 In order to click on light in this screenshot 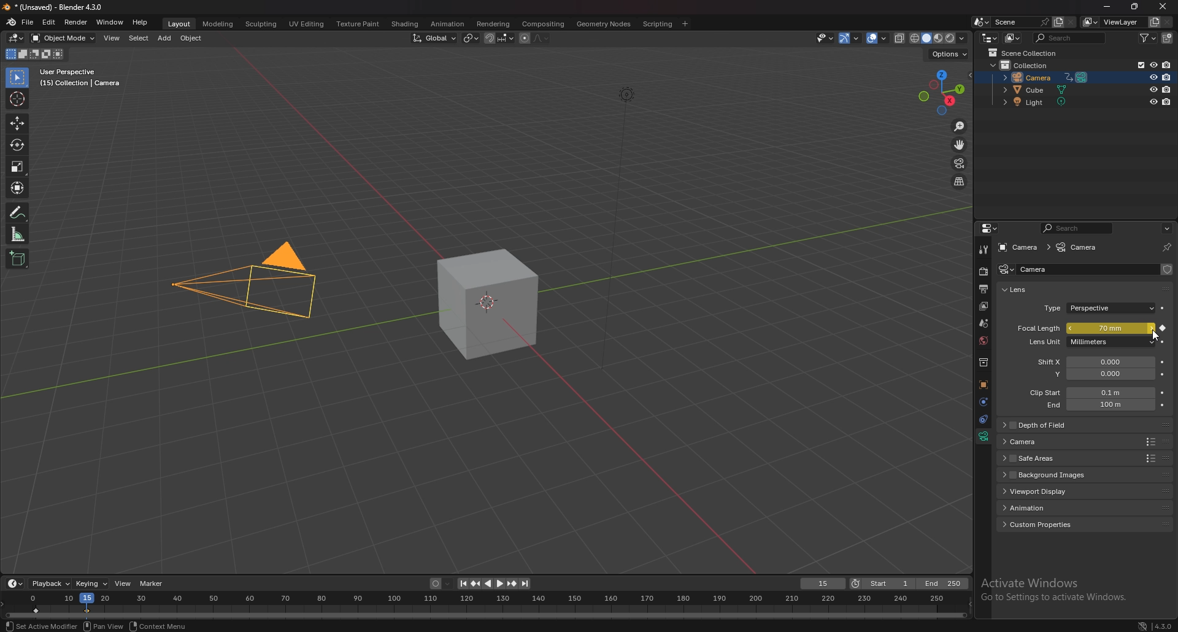, I will do `click(1039, 103)`.